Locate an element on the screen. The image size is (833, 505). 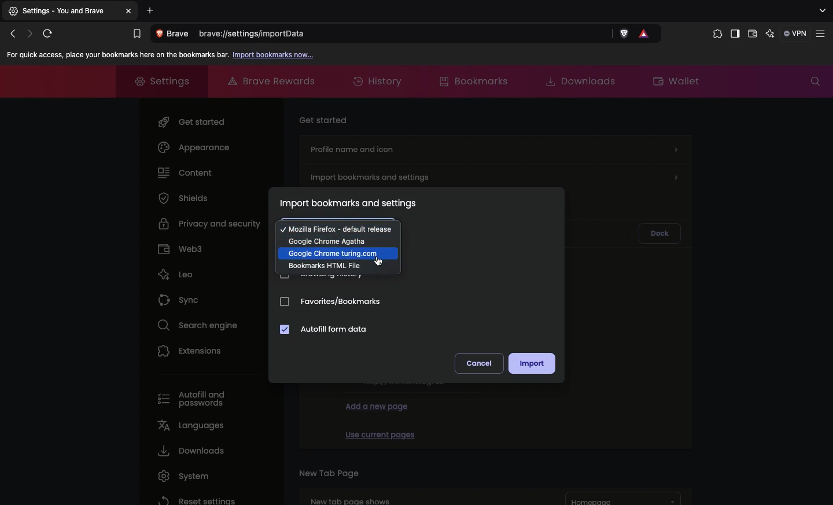
Appearance is located at coordinates (194, 147).